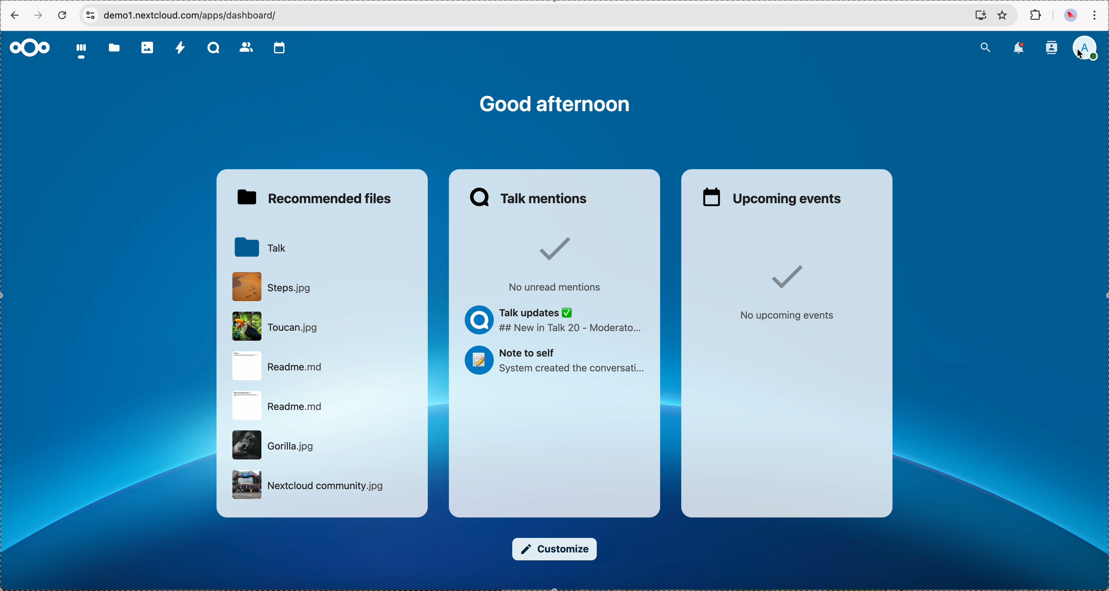 The height and width of the screenshot is (591, 1109). I want to click on customize and control Google Chrome, so click(1094, 15).